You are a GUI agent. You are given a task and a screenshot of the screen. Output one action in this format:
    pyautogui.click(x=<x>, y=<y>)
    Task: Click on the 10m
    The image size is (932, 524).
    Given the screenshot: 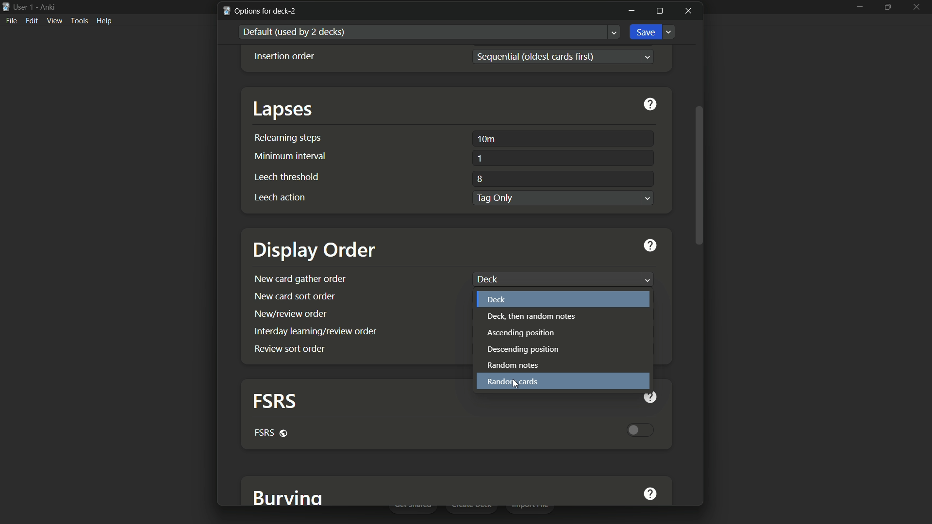 What is the action you would take?
    pyautogui.click(x=487, y=139)
    